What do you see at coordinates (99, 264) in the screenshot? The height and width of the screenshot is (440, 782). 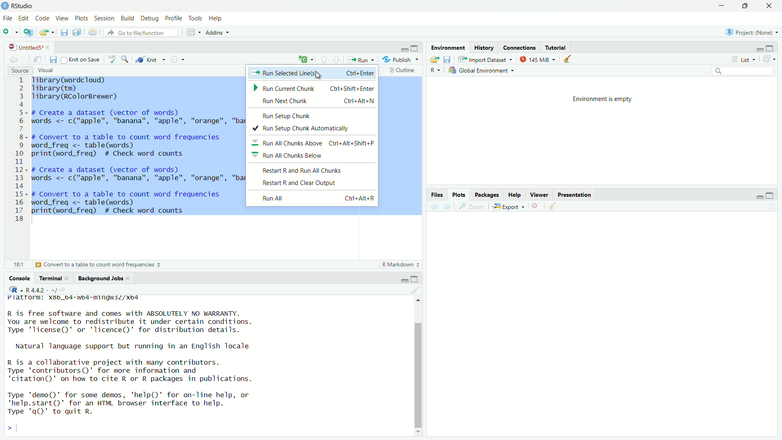 I see `Convert to a table to count word frequencies` at bounding box center [99, 264].